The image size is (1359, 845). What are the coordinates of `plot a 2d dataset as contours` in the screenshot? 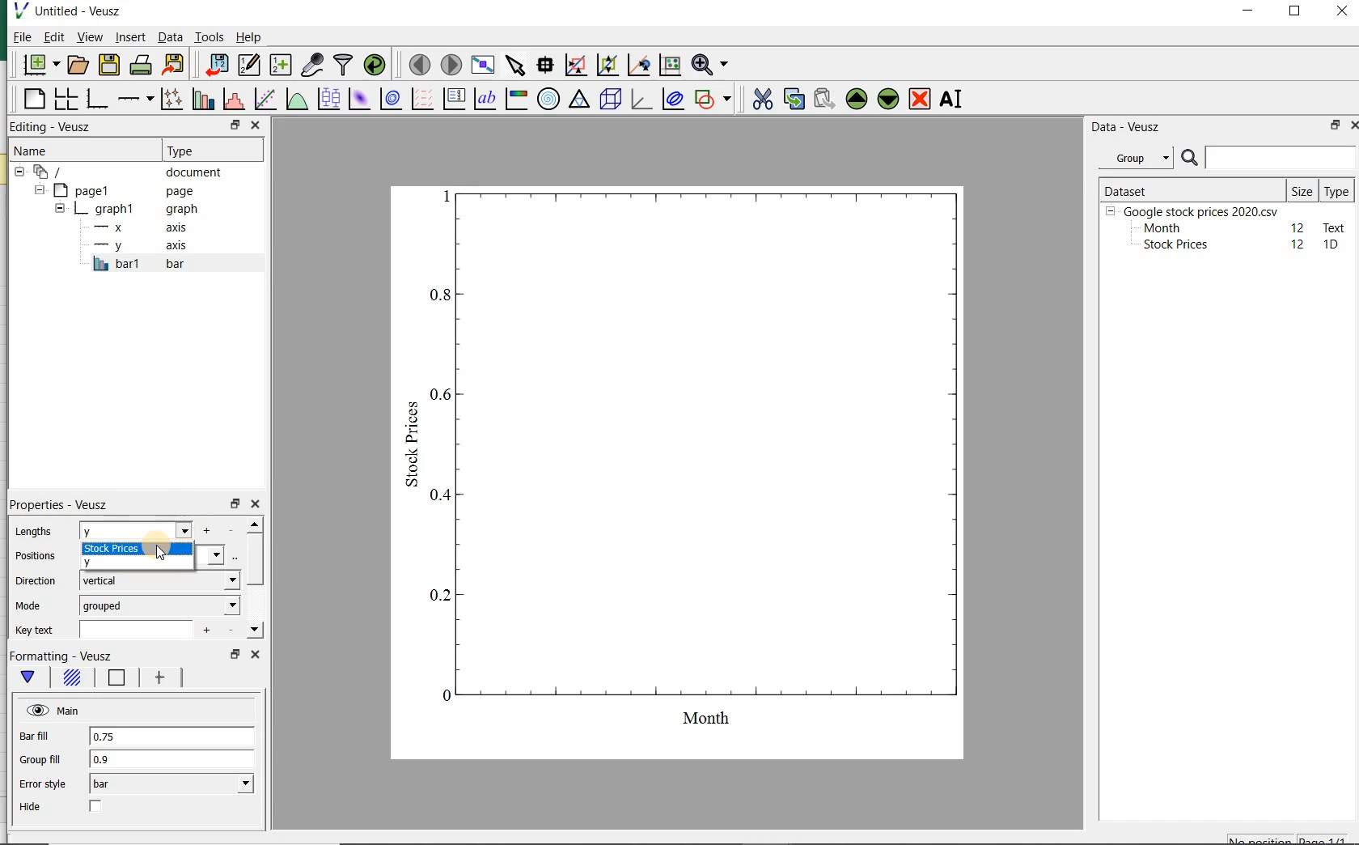 It's located at (388, 100).